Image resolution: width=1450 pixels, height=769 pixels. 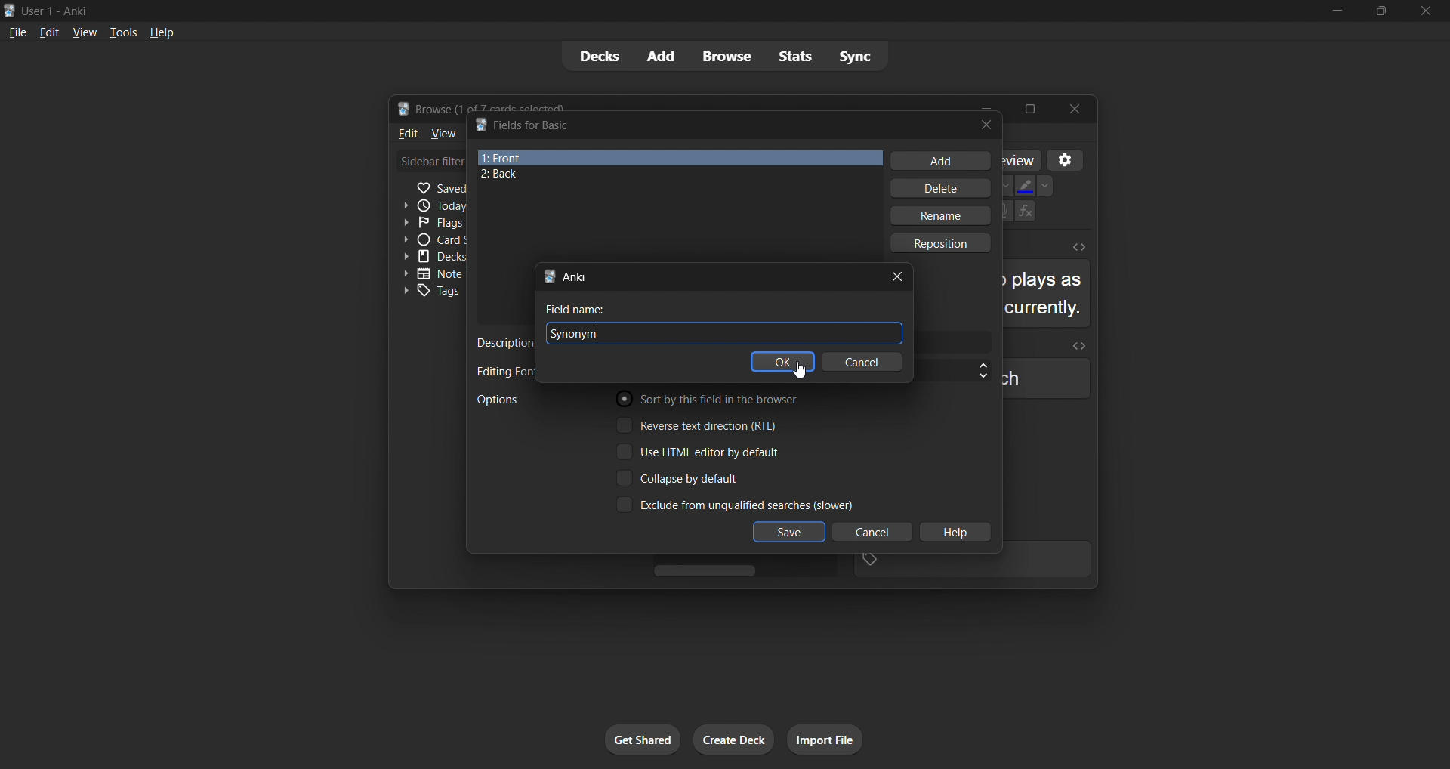 I want to click on file, so click(x=17, y=32).